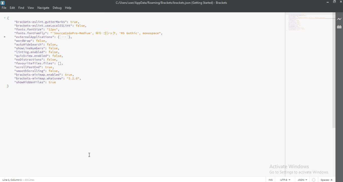 Image resolution: width=343 pixels, height=182 pixels. What do you see at coordinates (339, 28) in the screenshot?
I see `Extension Manager` at bounding box center [339, 28].